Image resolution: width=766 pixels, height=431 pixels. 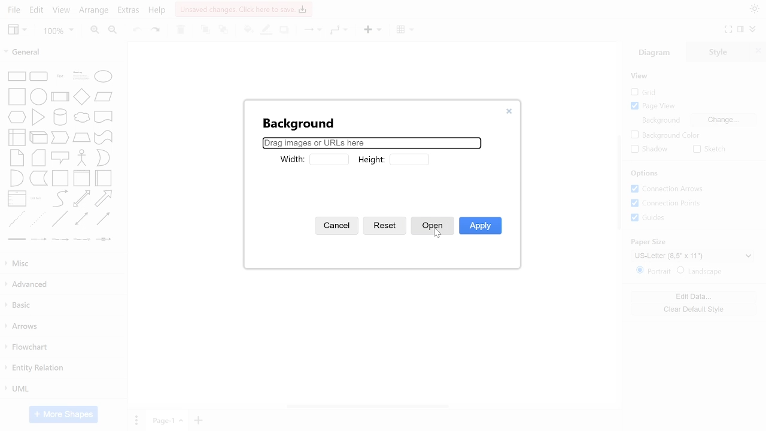 What do you see at coordinates (338, 225) in the screenshot?
I see `cancel` at bounding box center [338, 225].